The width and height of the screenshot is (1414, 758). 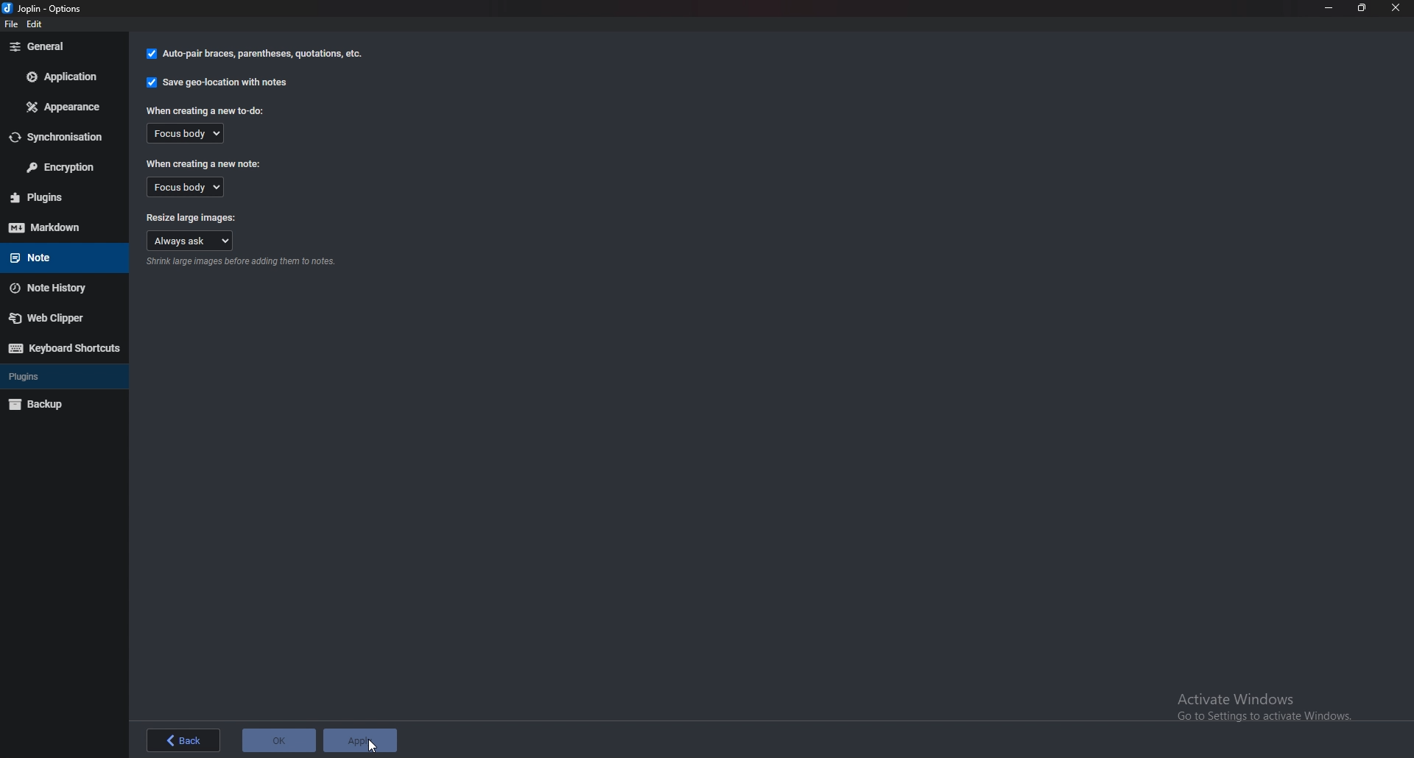 What do you see at coordinates (62, 288) in the screenshot?
I see `Note history` at bounding box center [62, 288].